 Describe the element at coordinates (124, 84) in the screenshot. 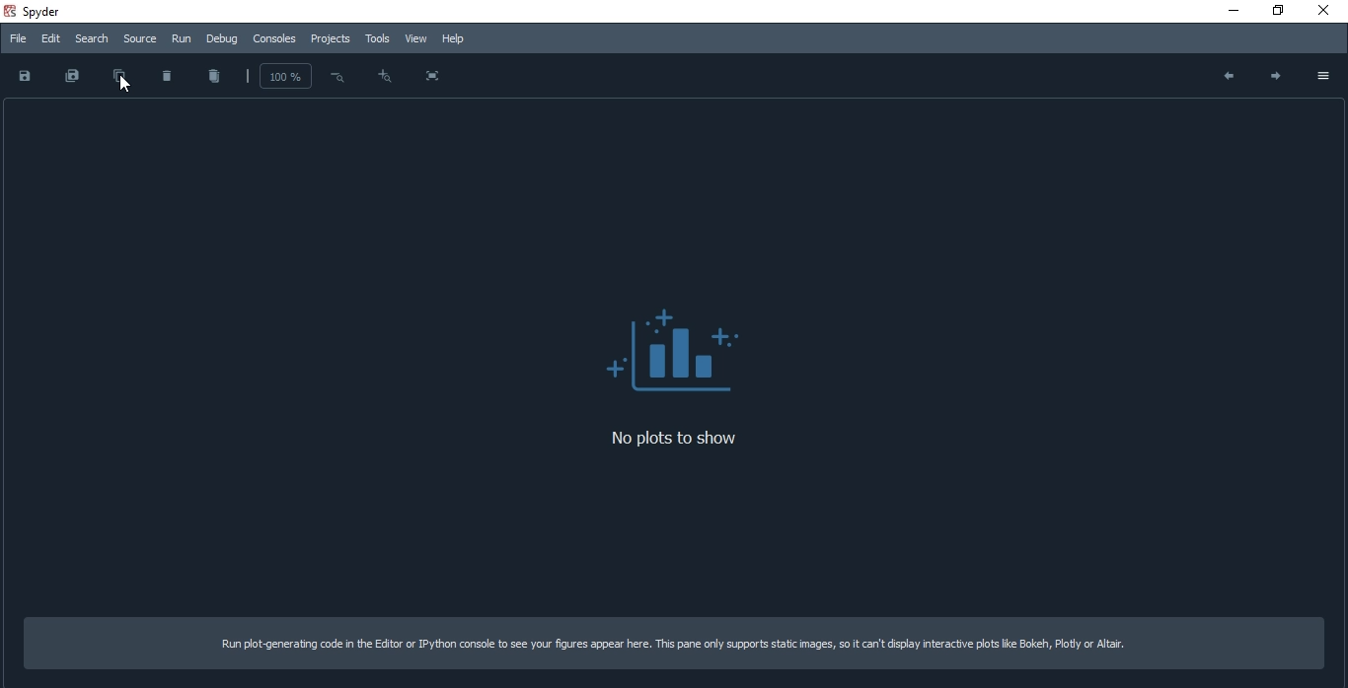

I see `cursor` at that location.